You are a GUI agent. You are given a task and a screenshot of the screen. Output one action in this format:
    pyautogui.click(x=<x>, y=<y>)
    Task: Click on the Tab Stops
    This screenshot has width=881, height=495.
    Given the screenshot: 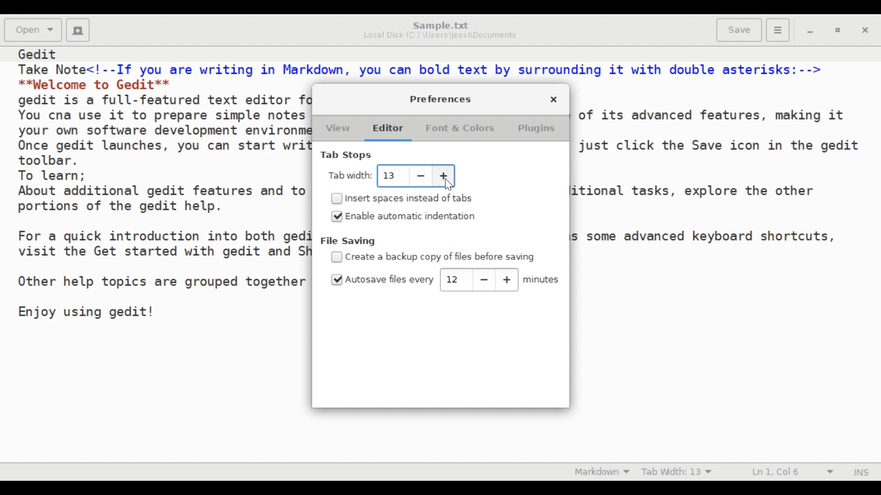 What is the action you would take?
    pyautogui.click(x=345, y=155)
    